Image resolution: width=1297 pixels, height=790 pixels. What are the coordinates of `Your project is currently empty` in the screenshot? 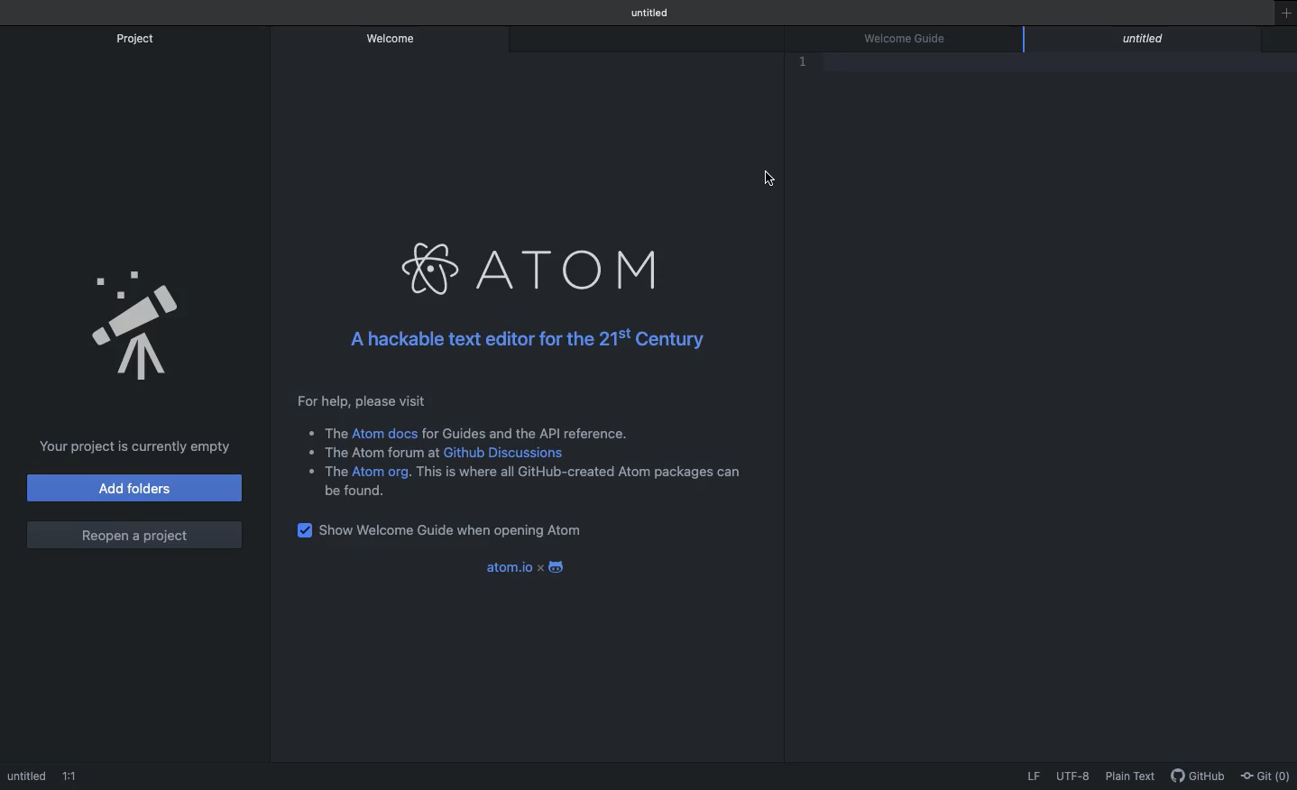 It's located at (126, 447).